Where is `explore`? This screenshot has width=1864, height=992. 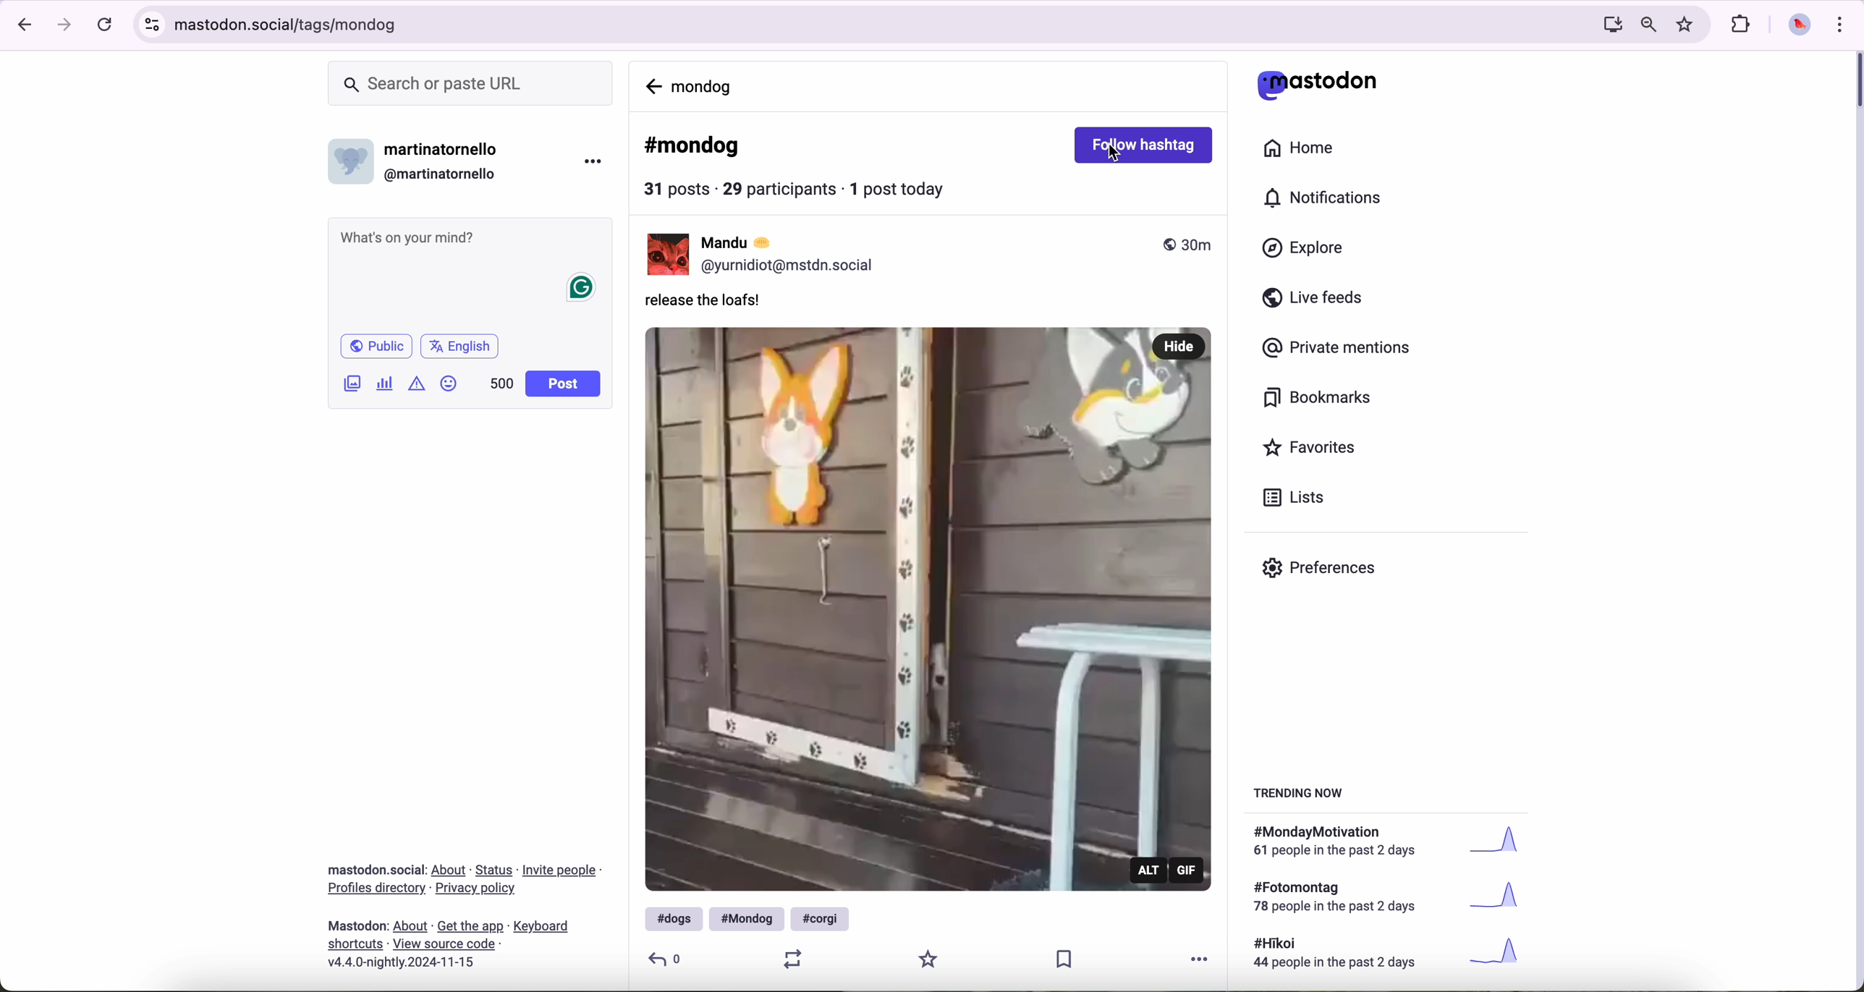 explore is located at coordinates (1306, 249).